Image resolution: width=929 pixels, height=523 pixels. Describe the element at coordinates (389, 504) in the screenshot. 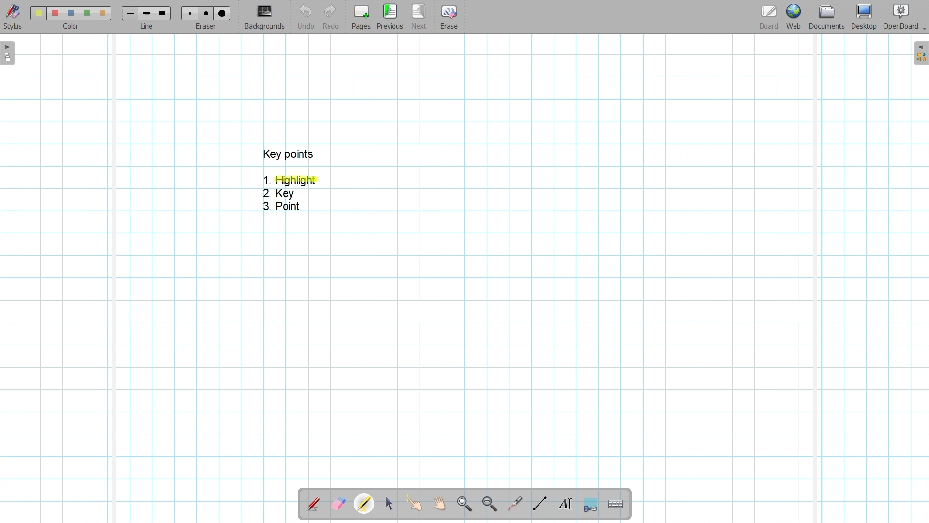

I see `Select and modify objects highlighted` at that location.